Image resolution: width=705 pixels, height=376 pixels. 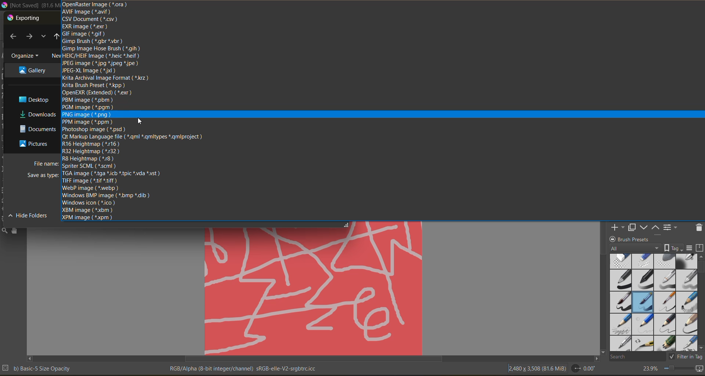 I want to click on ppm image, so click(x=89, y=122).